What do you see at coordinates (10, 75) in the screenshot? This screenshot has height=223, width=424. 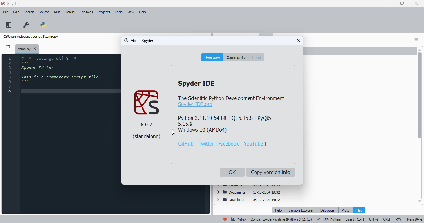 I see `line numbers` at bounding box center [10, 75].